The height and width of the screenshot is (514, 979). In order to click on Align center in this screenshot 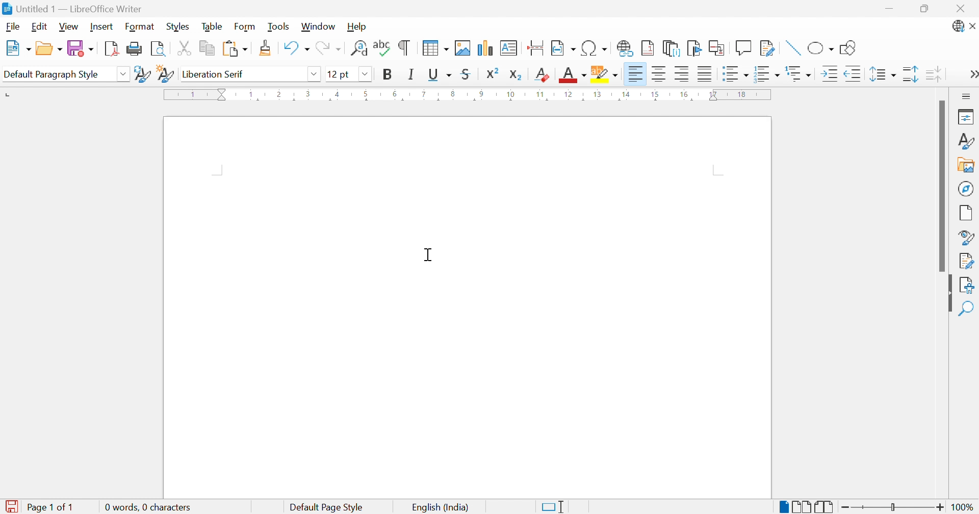, I will do `click(660, 74)`.